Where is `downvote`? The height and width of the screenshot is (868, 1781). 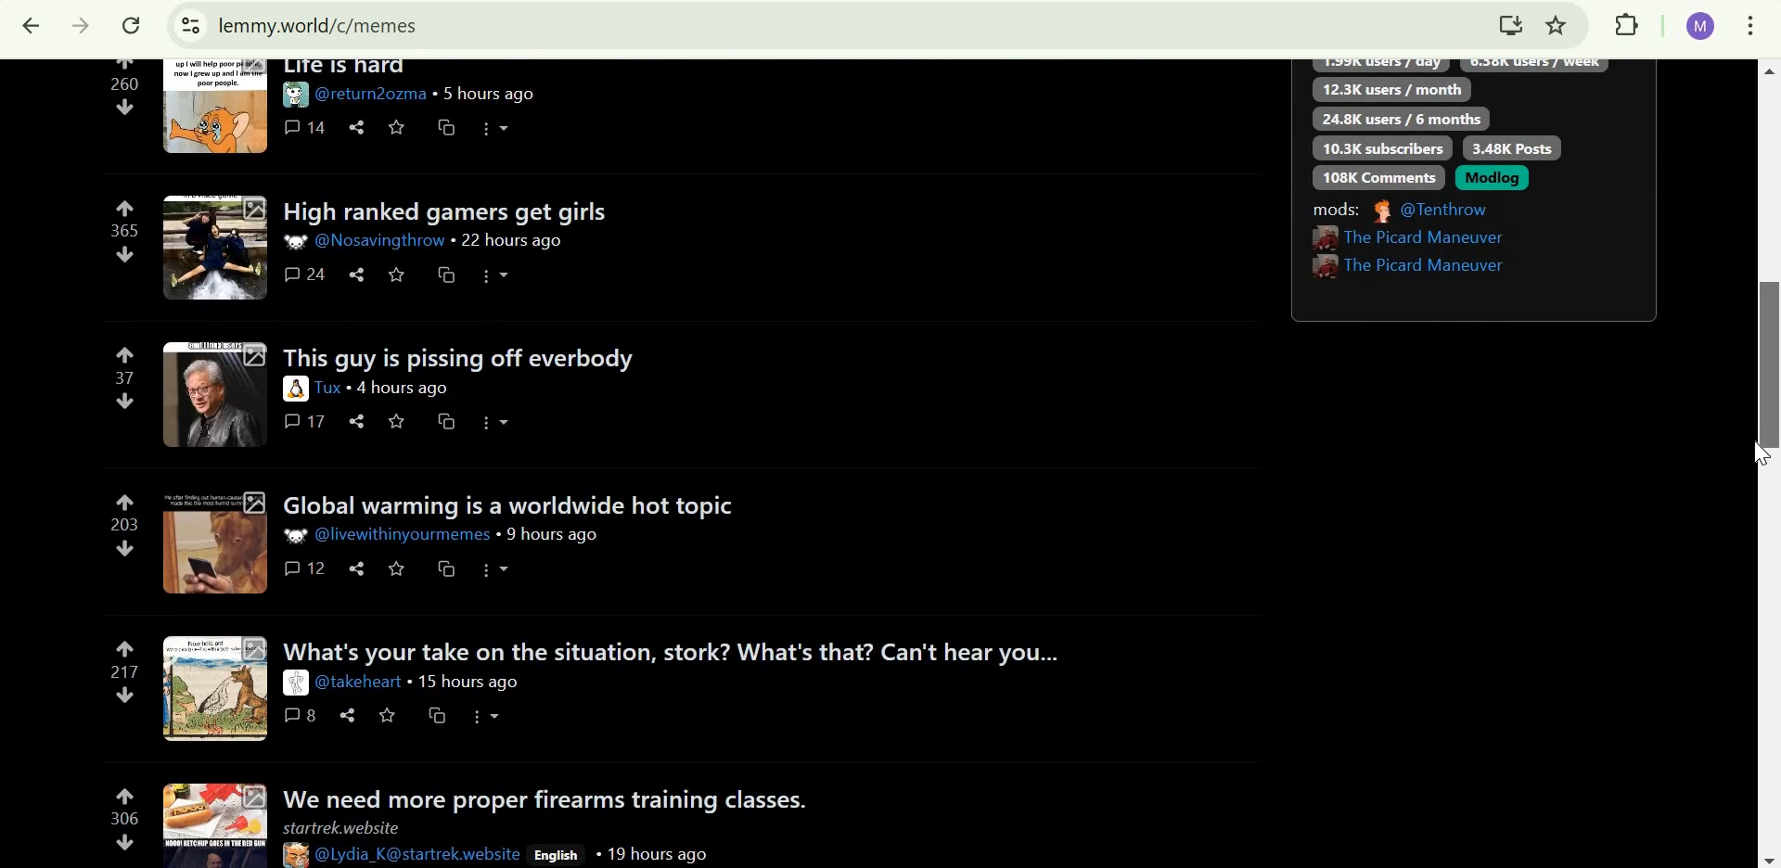
downvote is located at coordinates (126, 840).